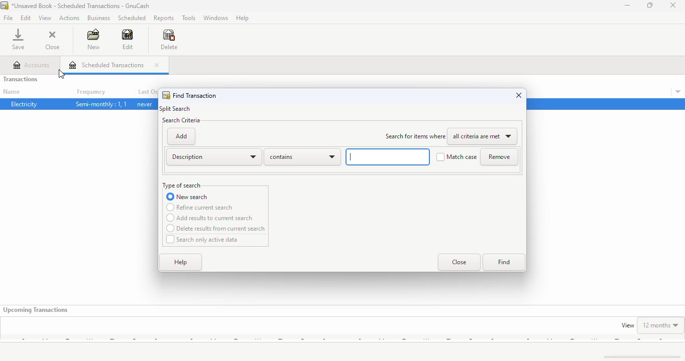  I want to click on never, so click(145, 104).